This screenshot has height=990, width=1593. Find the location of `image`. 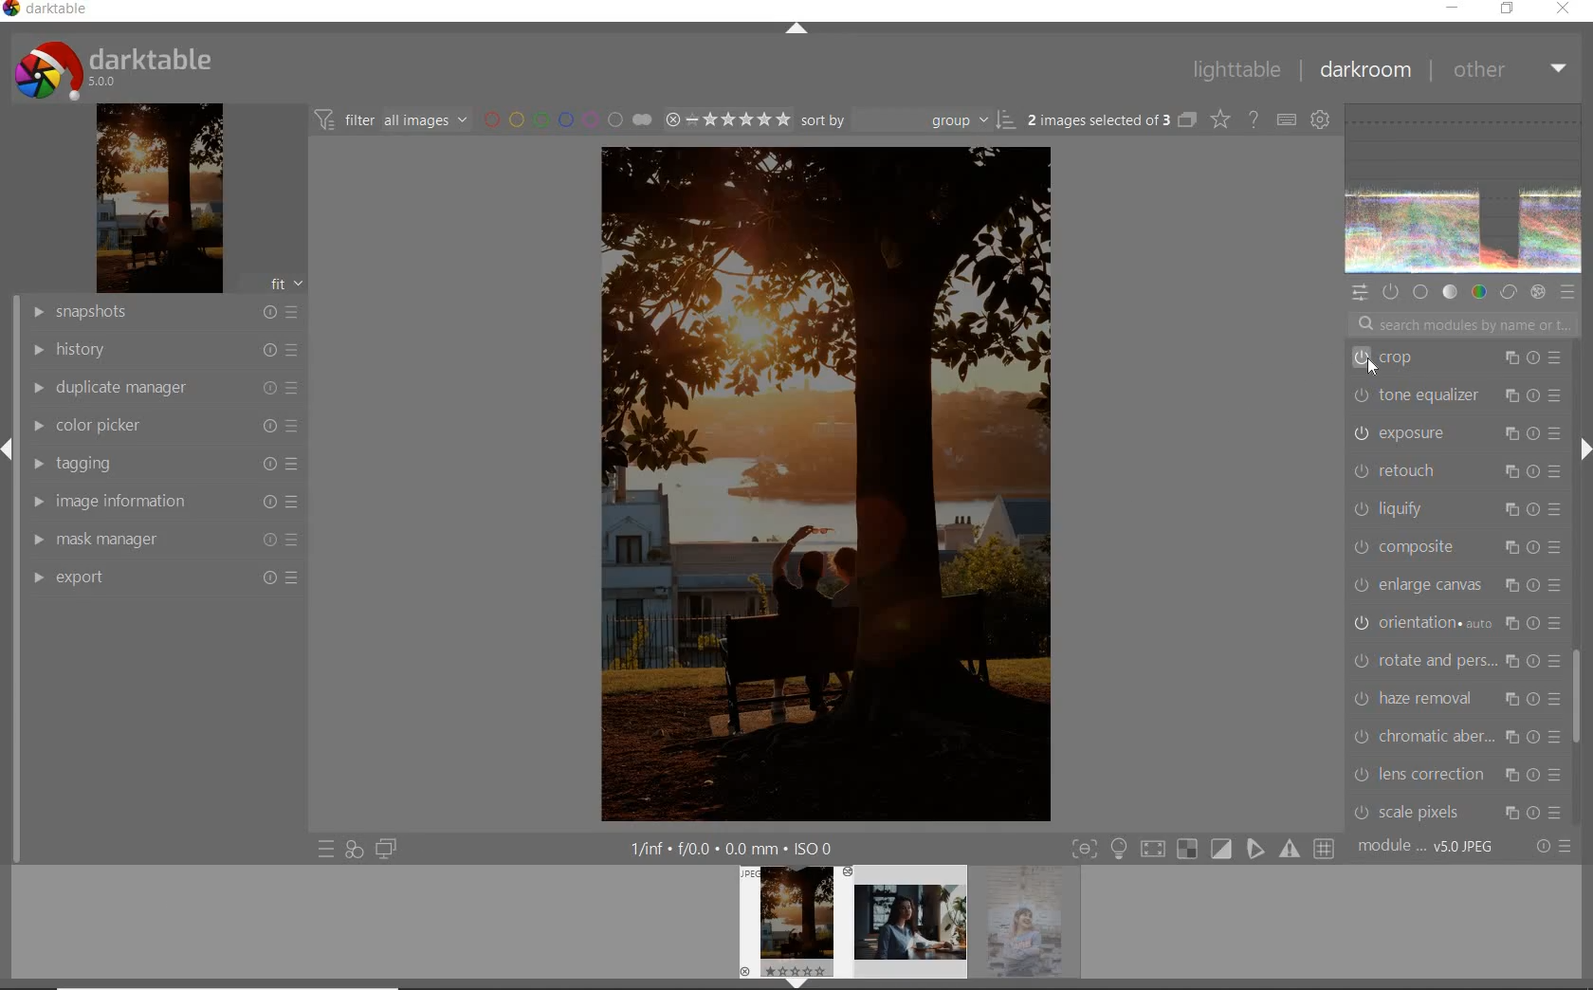

image is located at coordinates (157, 200).